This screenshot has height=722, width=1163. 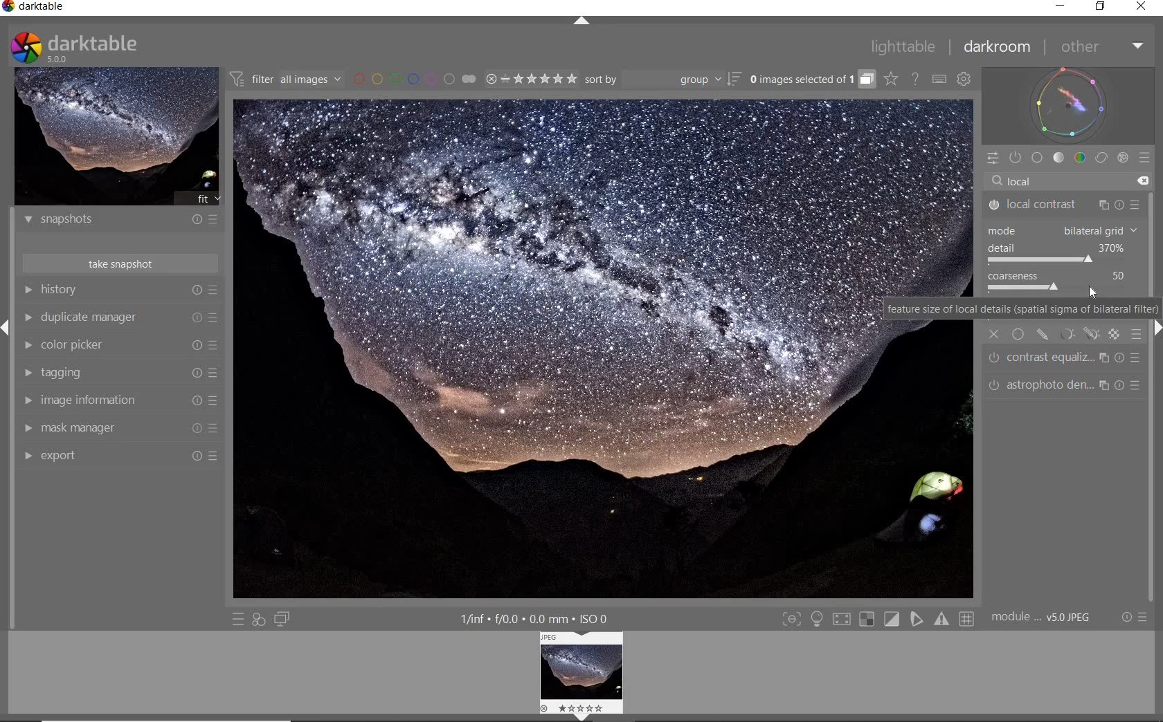 I want to click on detail: 125%, so click(x=1056, y=248).